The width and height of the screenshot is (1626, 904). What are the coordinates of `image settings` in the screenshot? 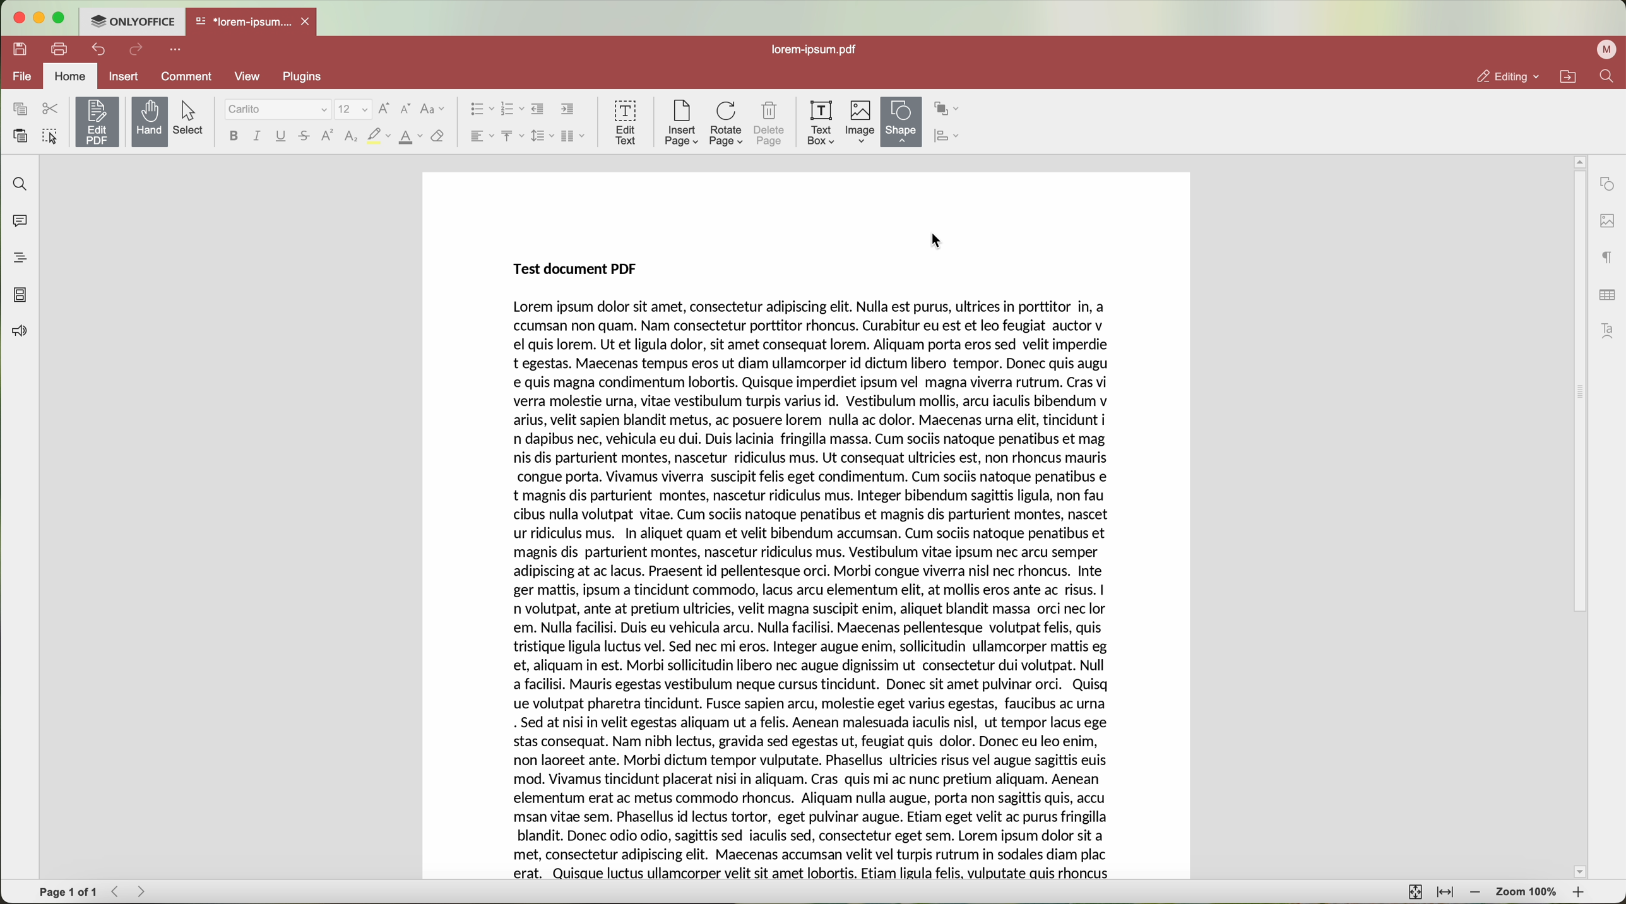 It's located at (1606, 220).